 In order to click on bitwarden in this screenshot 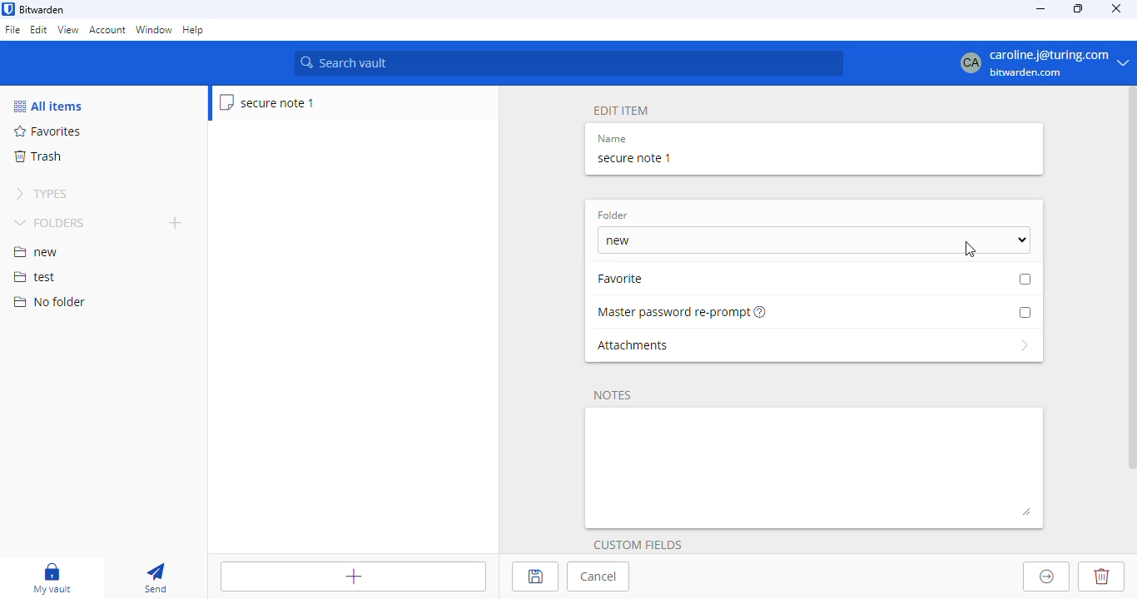, I will do `click(42, 10)`.